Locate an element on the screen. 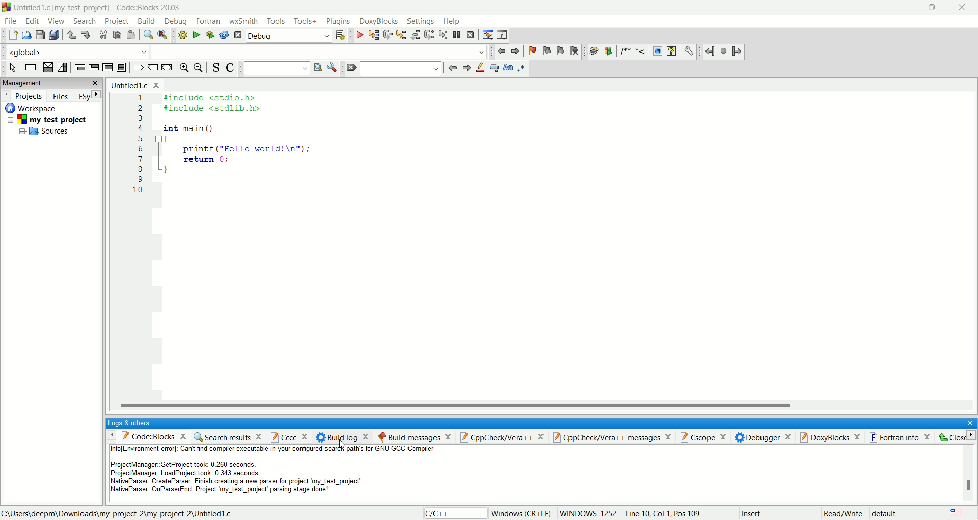 The image size is (978, 520). close is located at coordinates (962, 8).